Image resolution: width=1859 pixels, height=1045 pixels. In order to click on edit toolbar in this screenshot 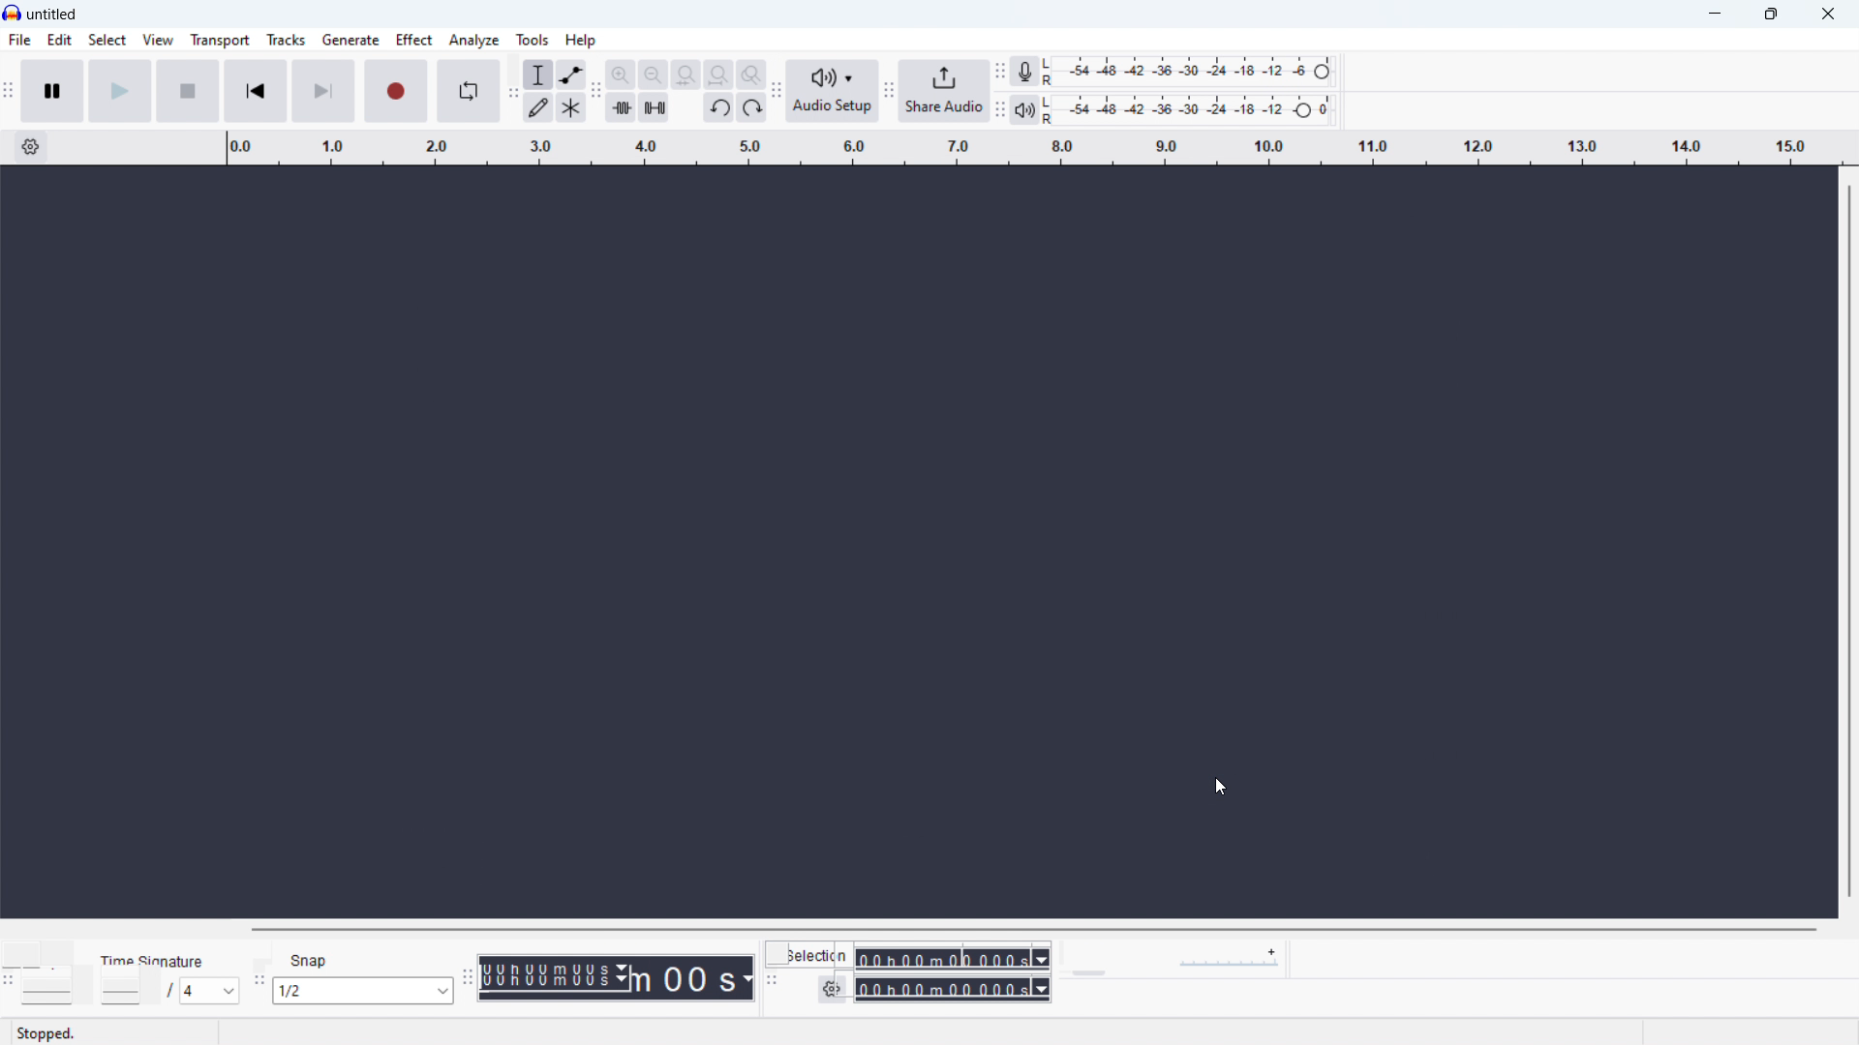, I will do `click(595, 94)`.